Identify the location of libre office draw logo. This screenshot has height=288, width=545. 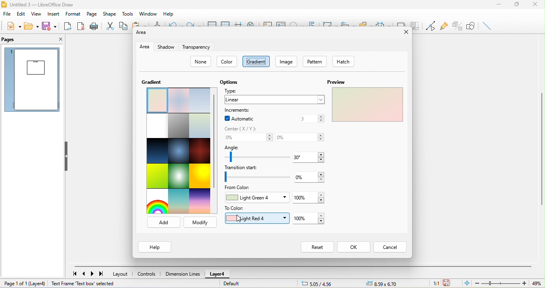
(4, 4).